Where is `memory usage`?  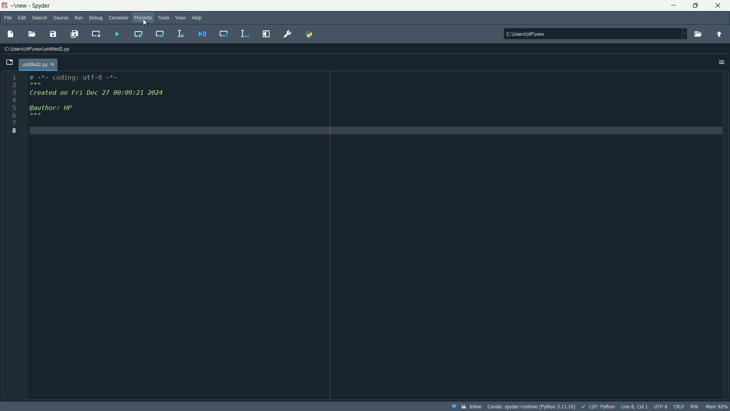
memory usage is located at coordinates (717, 406).